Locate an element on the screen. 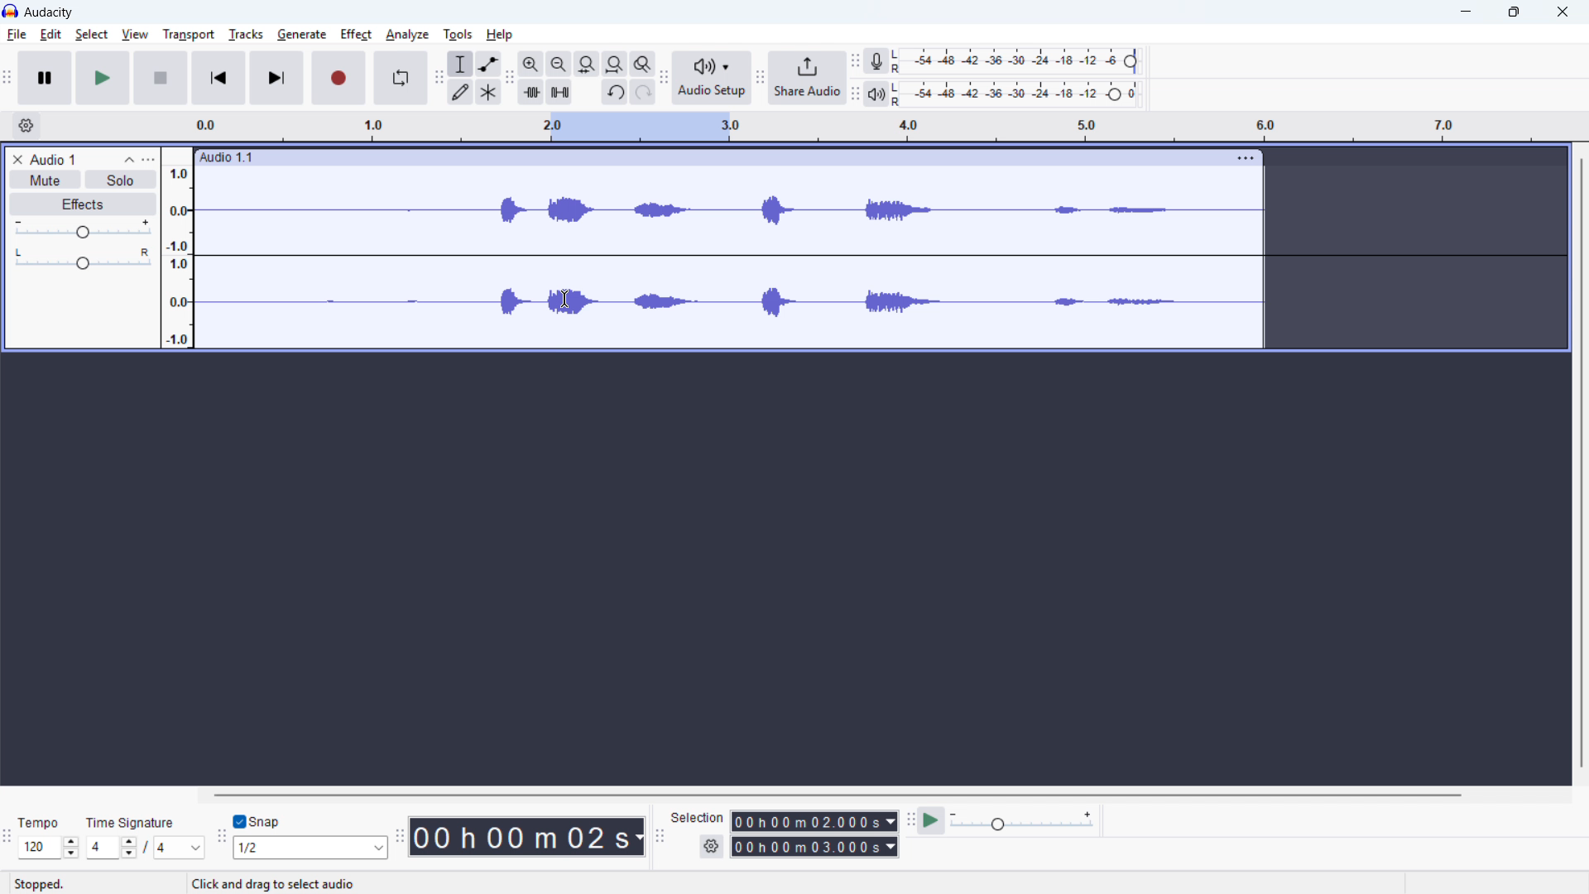 Image resolution: width=1589 pixels, height=894 pixels. playback speed is located at coordinates (1022, 821).